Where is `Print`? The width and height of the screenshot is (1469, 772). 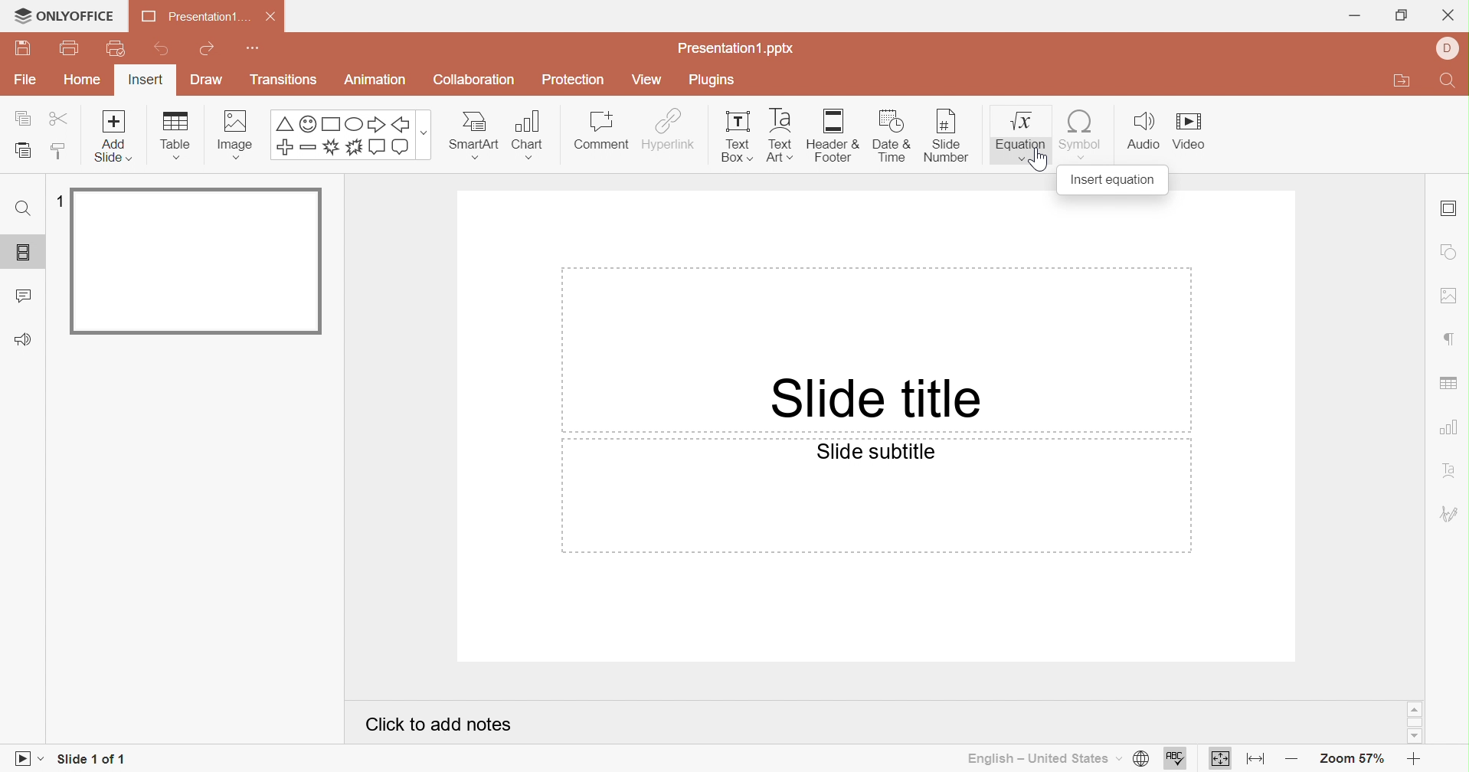
Print is located at coordinates (71, 51).